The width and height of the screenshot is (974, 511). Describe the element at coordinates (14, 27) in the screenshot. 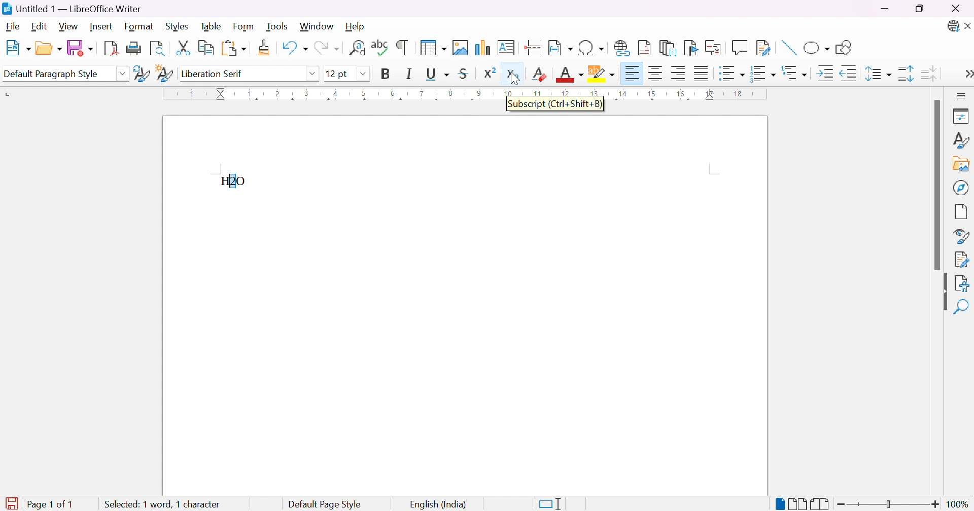

I see `File` at that location.